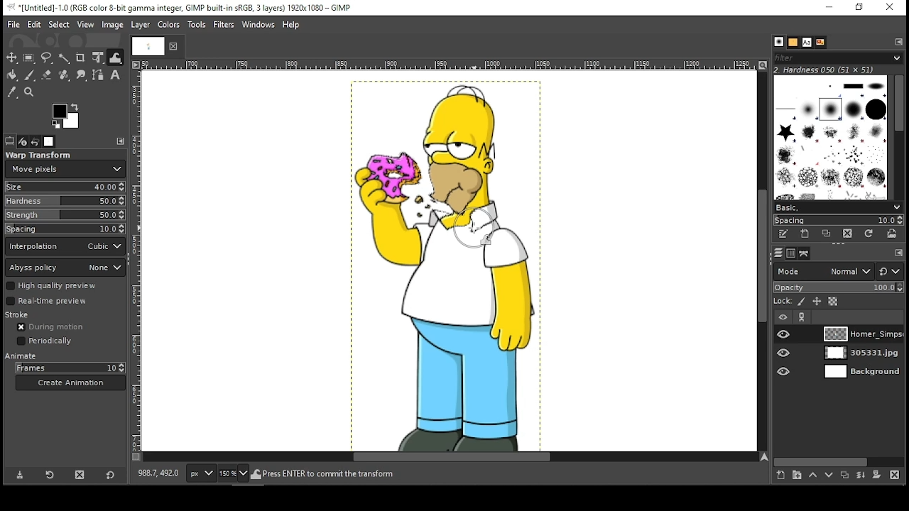  I want to click on create a new brush, so click(806, 234).